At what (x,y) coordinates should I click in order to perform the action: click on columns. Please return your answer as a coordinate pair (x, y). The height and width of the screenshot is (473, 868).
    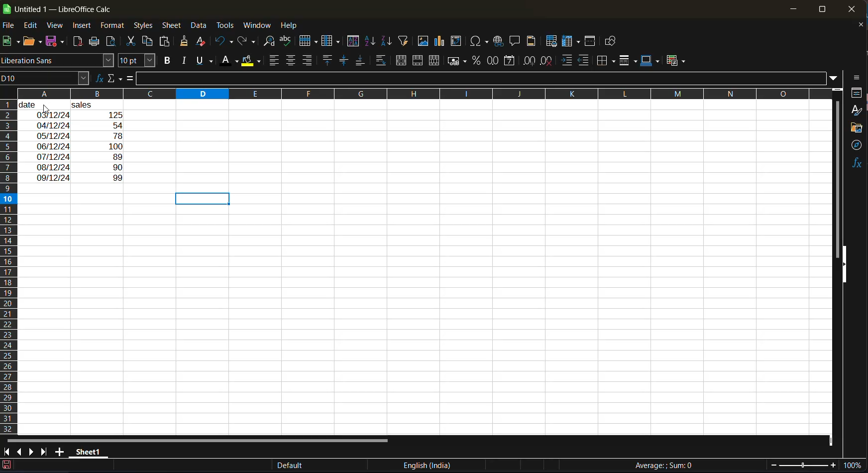
    Looking at the image, I should click on (8, 265).